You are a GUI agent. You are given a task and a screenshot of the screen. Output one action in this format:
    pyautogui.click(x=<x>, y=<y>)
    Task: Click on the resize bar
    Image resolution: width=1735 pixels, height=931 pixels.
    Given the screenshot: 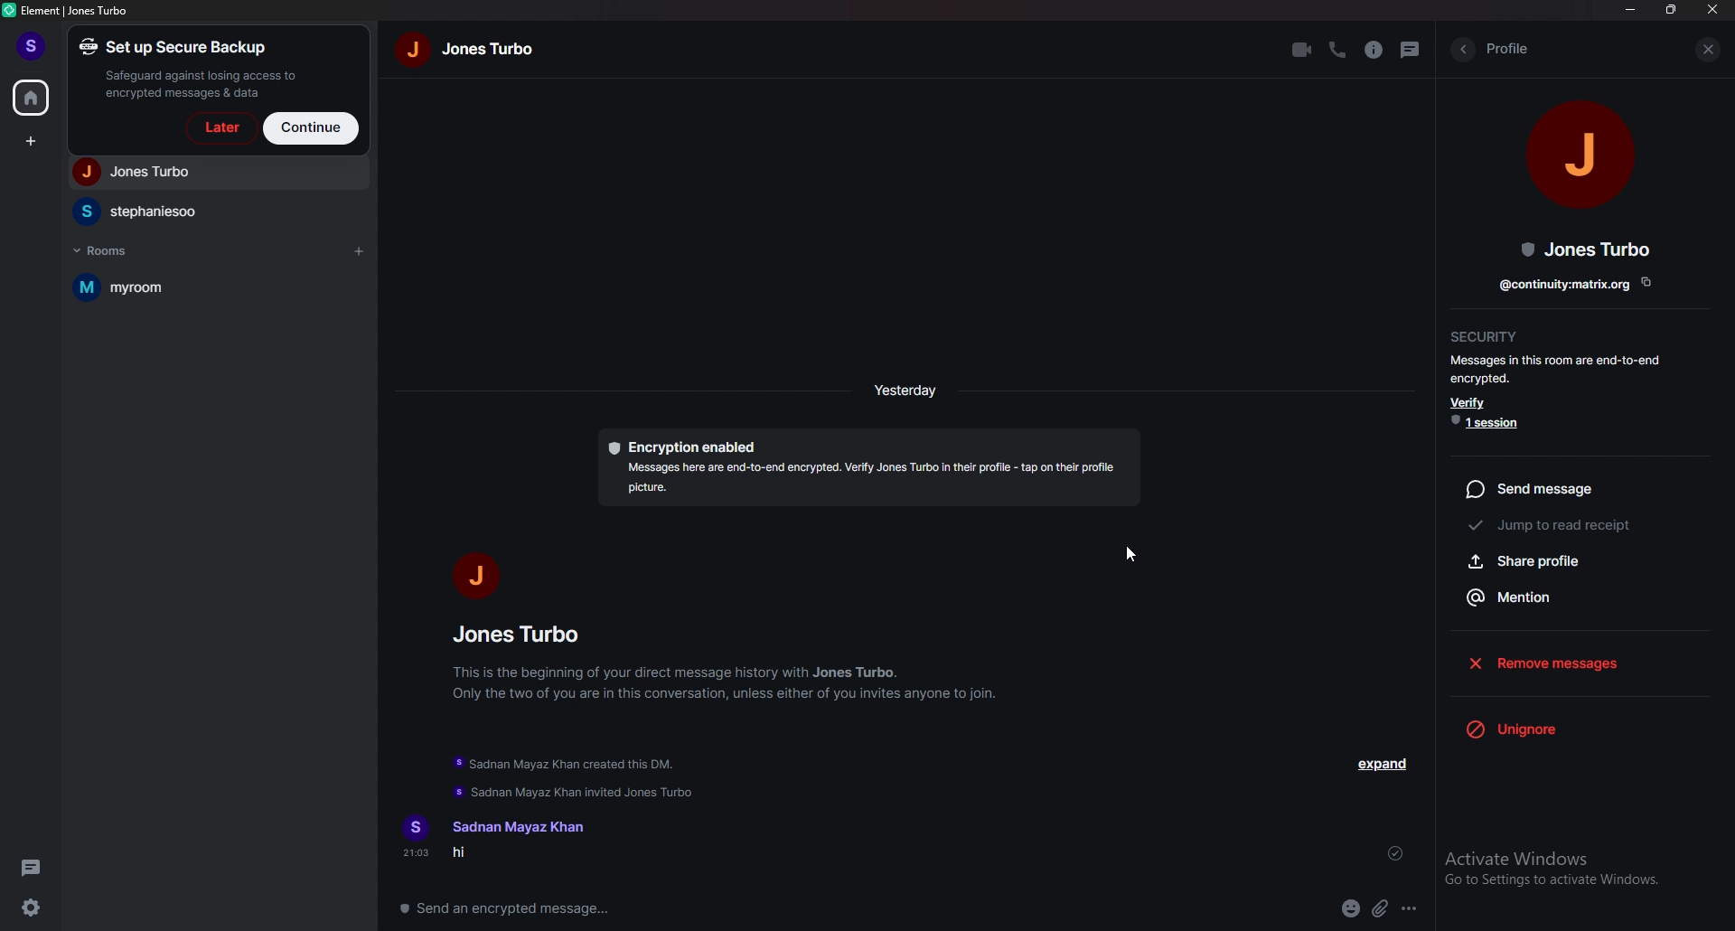 What is the action you would take?
    pyautogui.click(x=1430, y=475)
    